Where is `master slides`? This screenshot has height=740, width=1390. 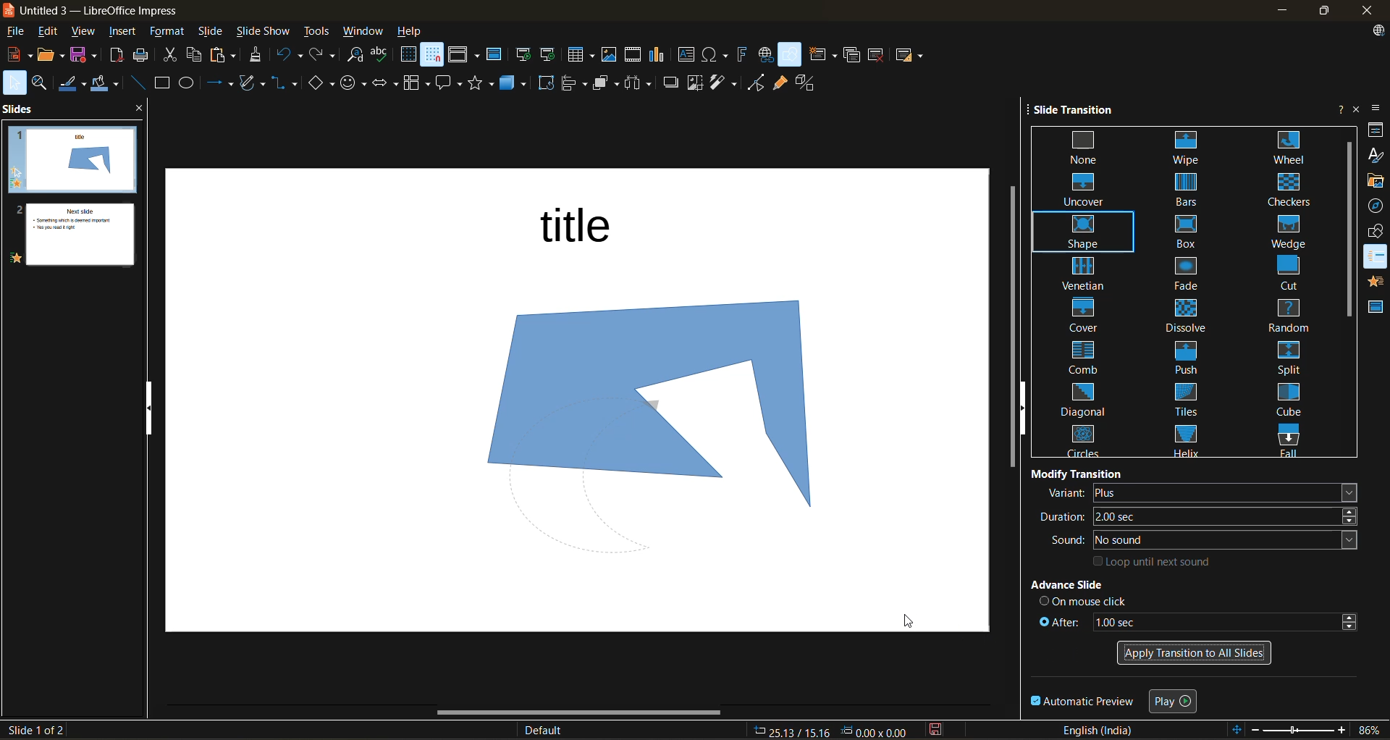 master slides is located at coordinates (1376, 311).